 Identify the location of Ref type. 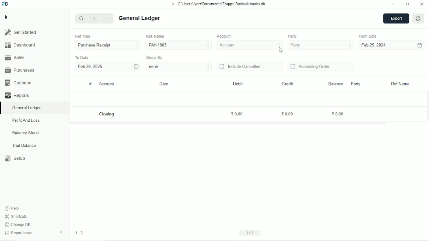
(82, 37).